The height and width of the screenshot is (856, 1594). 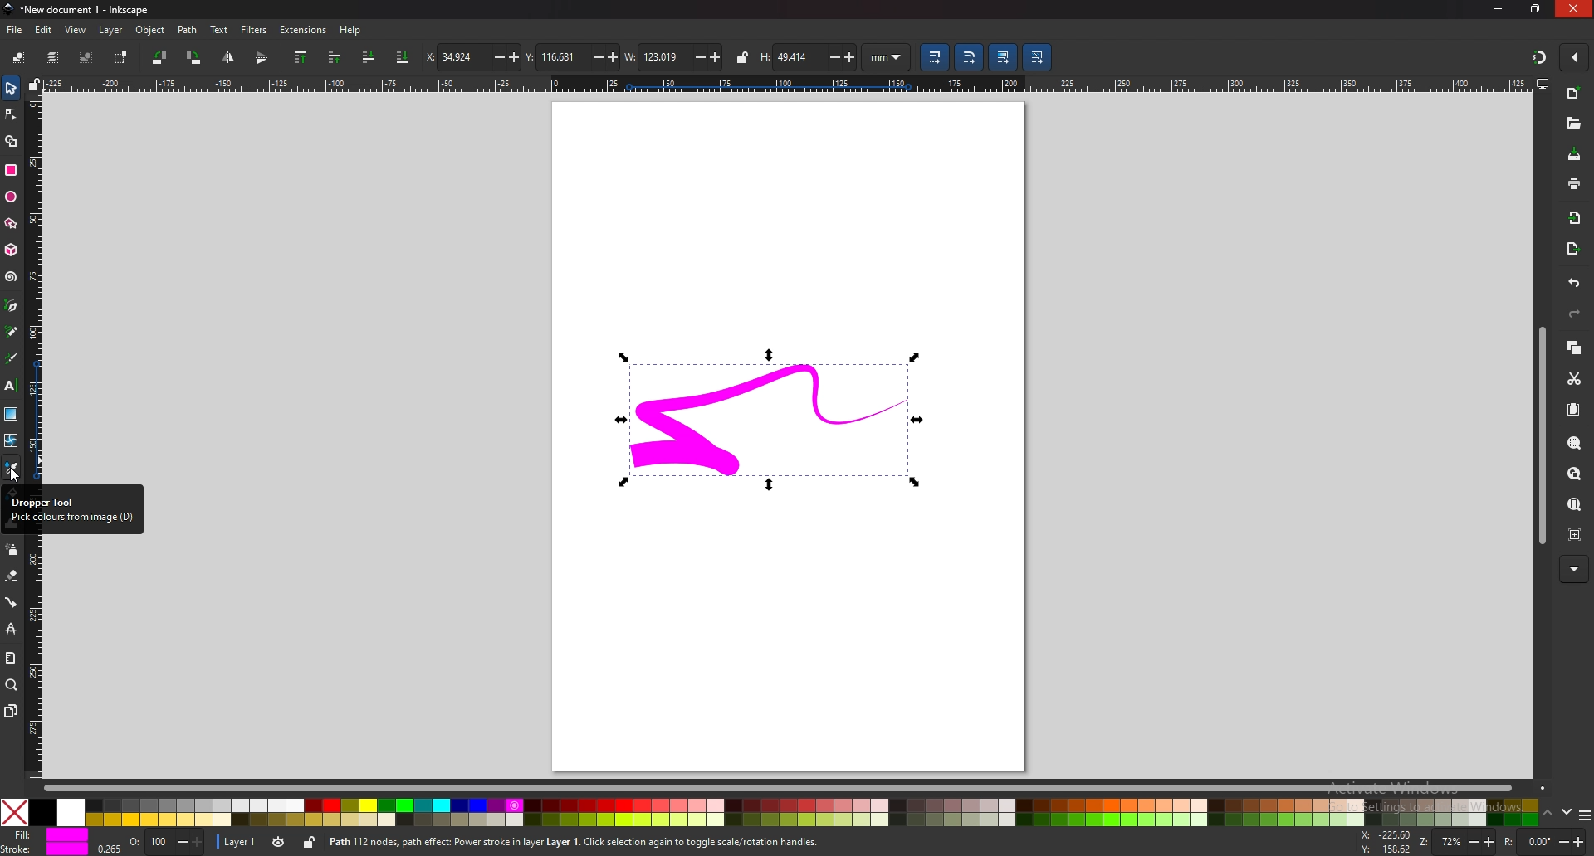 I want to click on raise to top, so click(x=302, y=56).